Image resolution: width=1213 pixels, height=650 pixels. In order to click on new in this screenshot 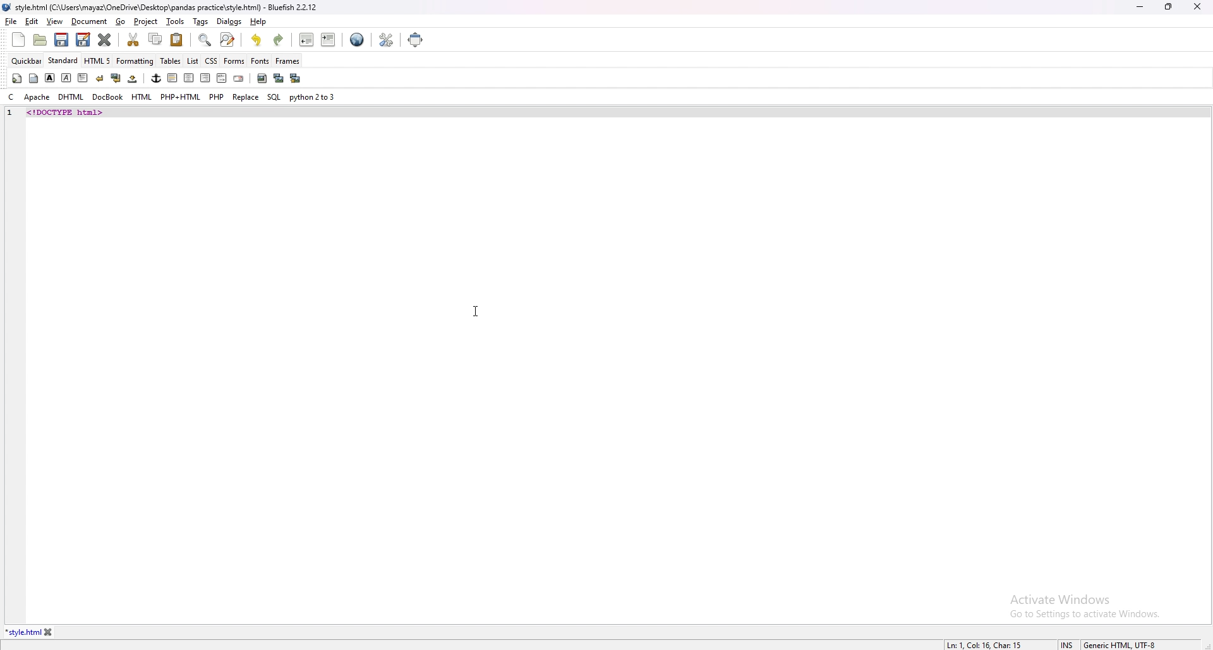, I will do `click(18, 40)`.